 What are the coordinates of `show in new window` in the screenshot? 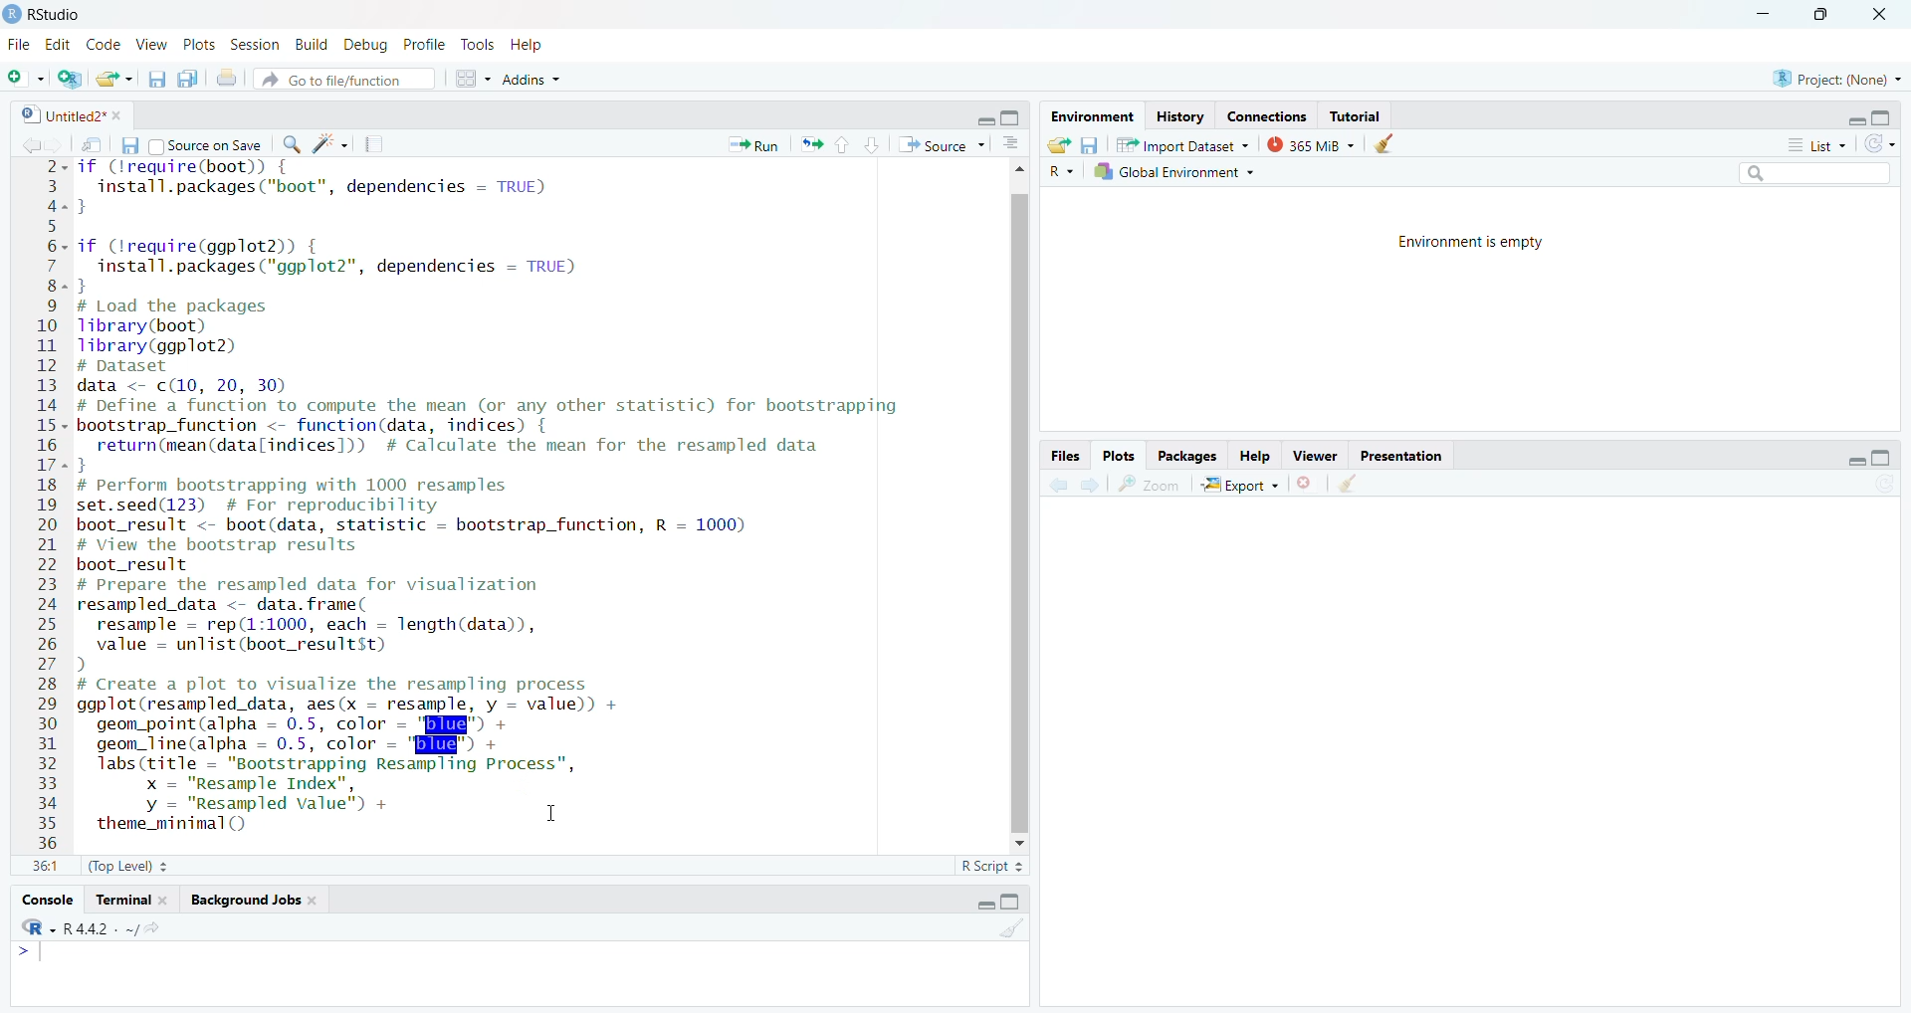 It's located at (94, 145).